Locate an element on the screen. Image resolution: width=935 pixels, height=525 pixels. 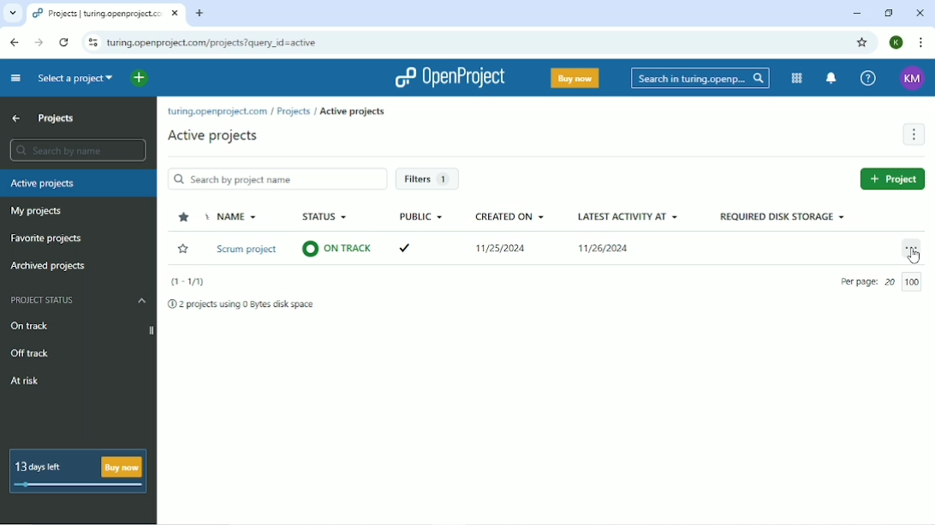
At risk is located at coordinates (25, 381).